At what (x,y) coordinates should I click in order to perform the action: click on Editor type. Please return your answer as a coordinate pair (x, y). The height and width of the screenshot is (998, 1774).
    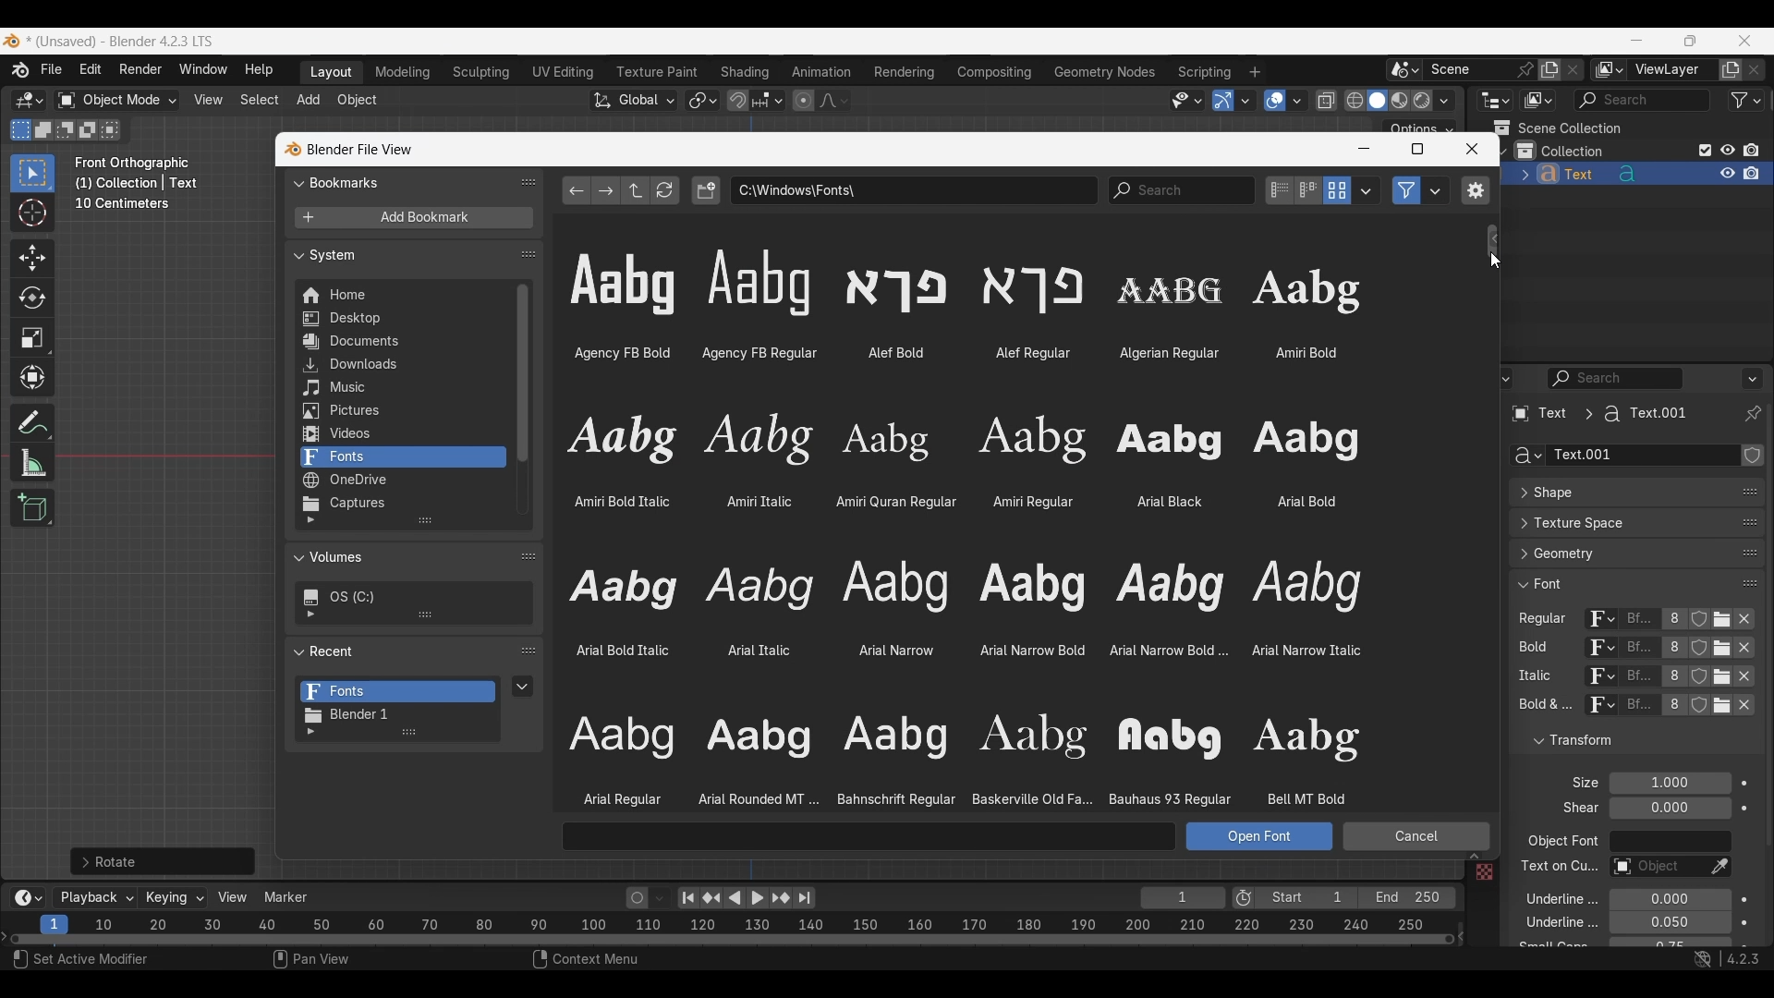
    Looking at the image, I should click on (1495, 100).